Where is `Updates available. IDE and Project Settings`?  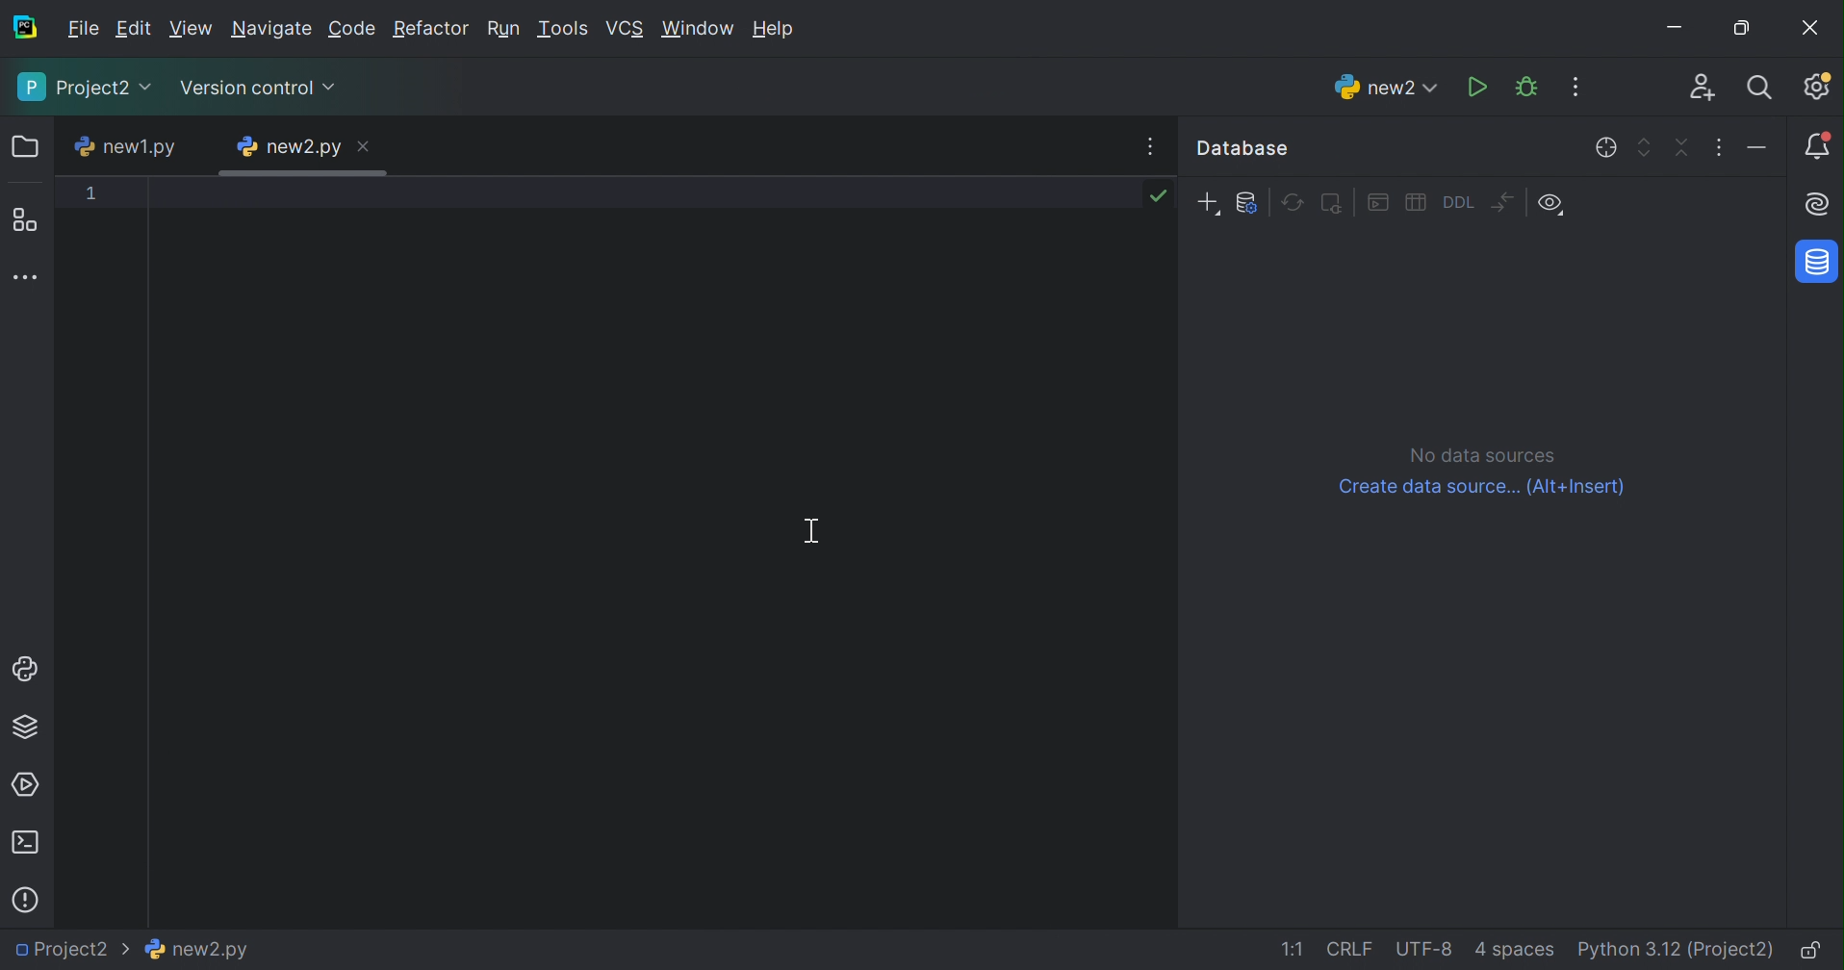 Updates available. IDE and Project Settings is located at coordinates (1818, 86).